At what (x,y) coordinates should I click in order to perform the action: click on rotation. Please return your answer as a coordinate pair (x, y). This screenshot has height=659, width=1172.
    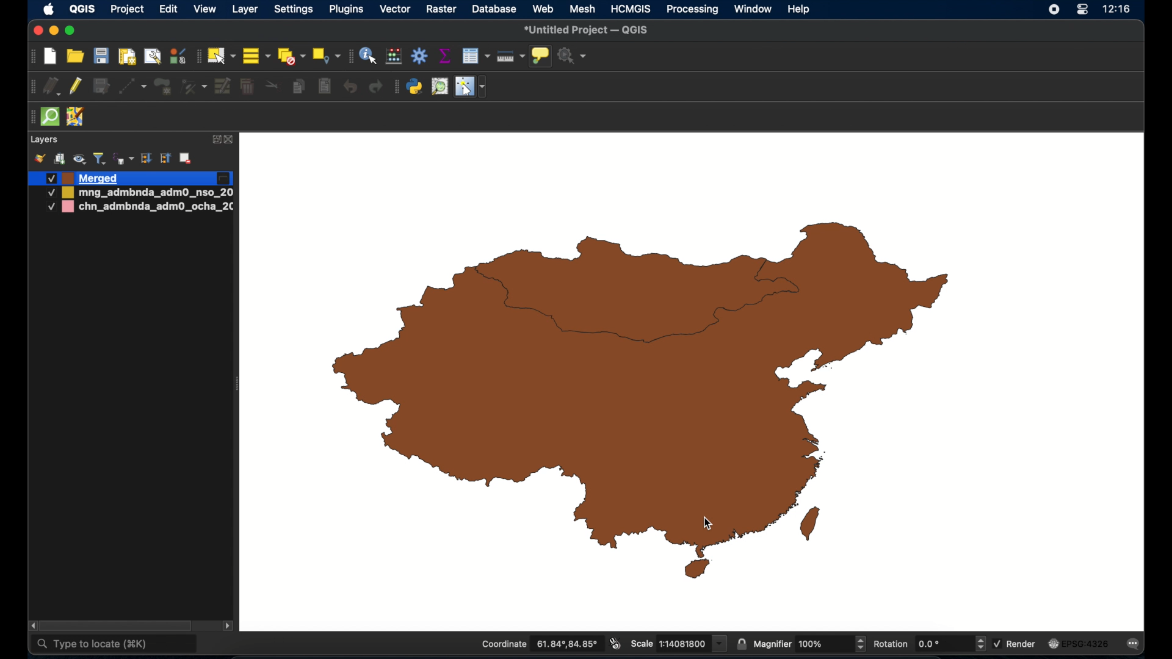
    Looking at the image, I should click on (928, 644).